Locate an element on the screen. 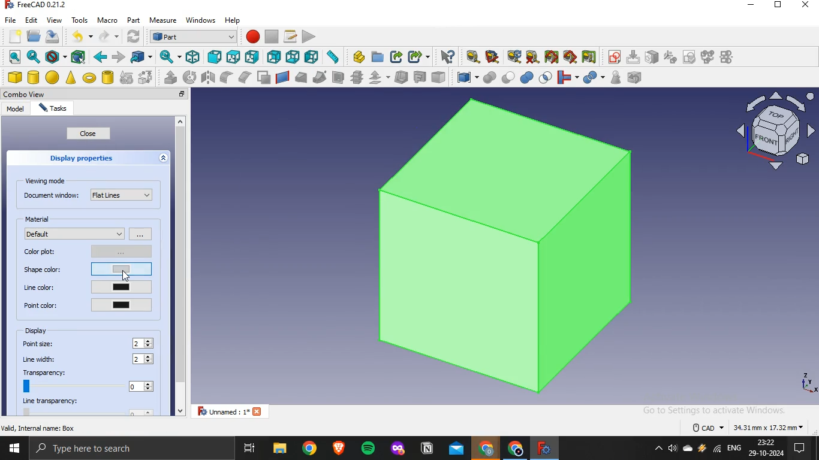 The image size is (819, 460). google chrome is located at coordinates (513, 449).